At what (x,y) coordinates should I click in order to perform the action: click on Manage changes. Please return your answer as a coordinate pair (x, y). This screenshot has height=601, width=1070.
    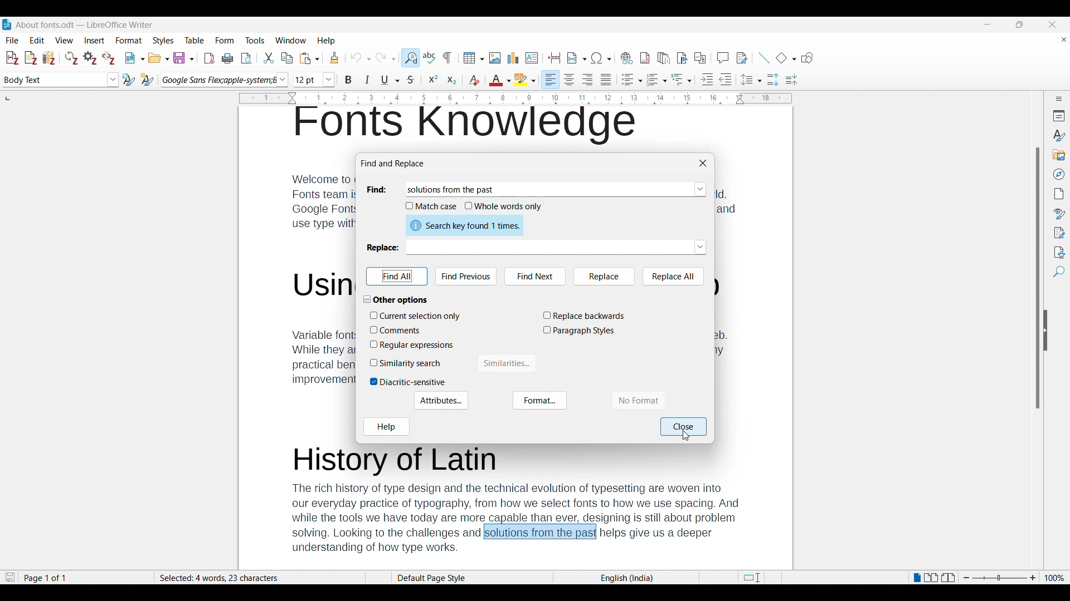
    Looking at the image, I should click on (1058, 233).